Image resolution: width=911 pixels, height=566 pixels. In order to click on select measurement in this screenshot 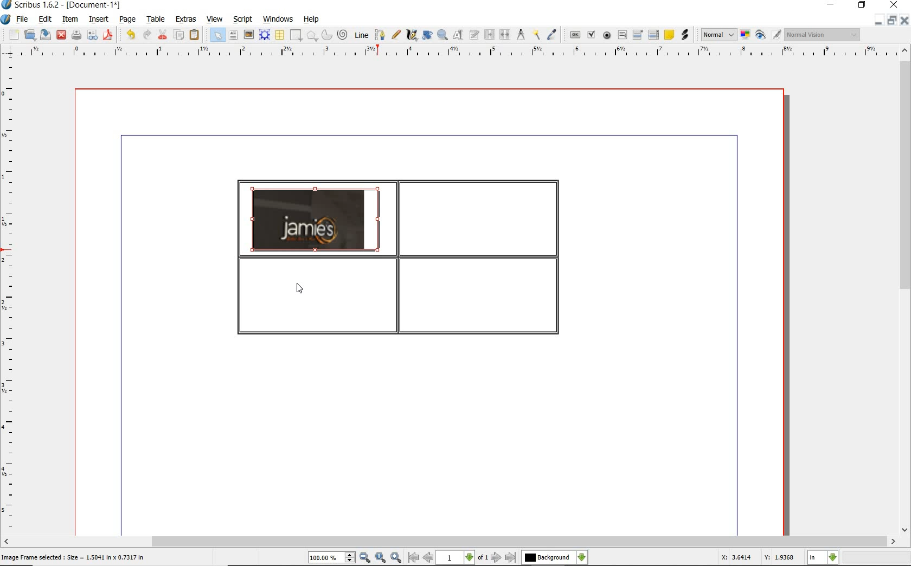, I will do `click(823, 557)`.